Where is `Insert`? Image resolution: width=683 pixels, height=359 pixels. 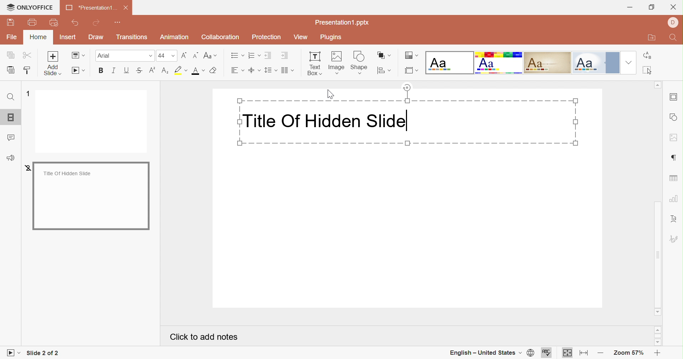 Insert is located at coordinates (68, 37).